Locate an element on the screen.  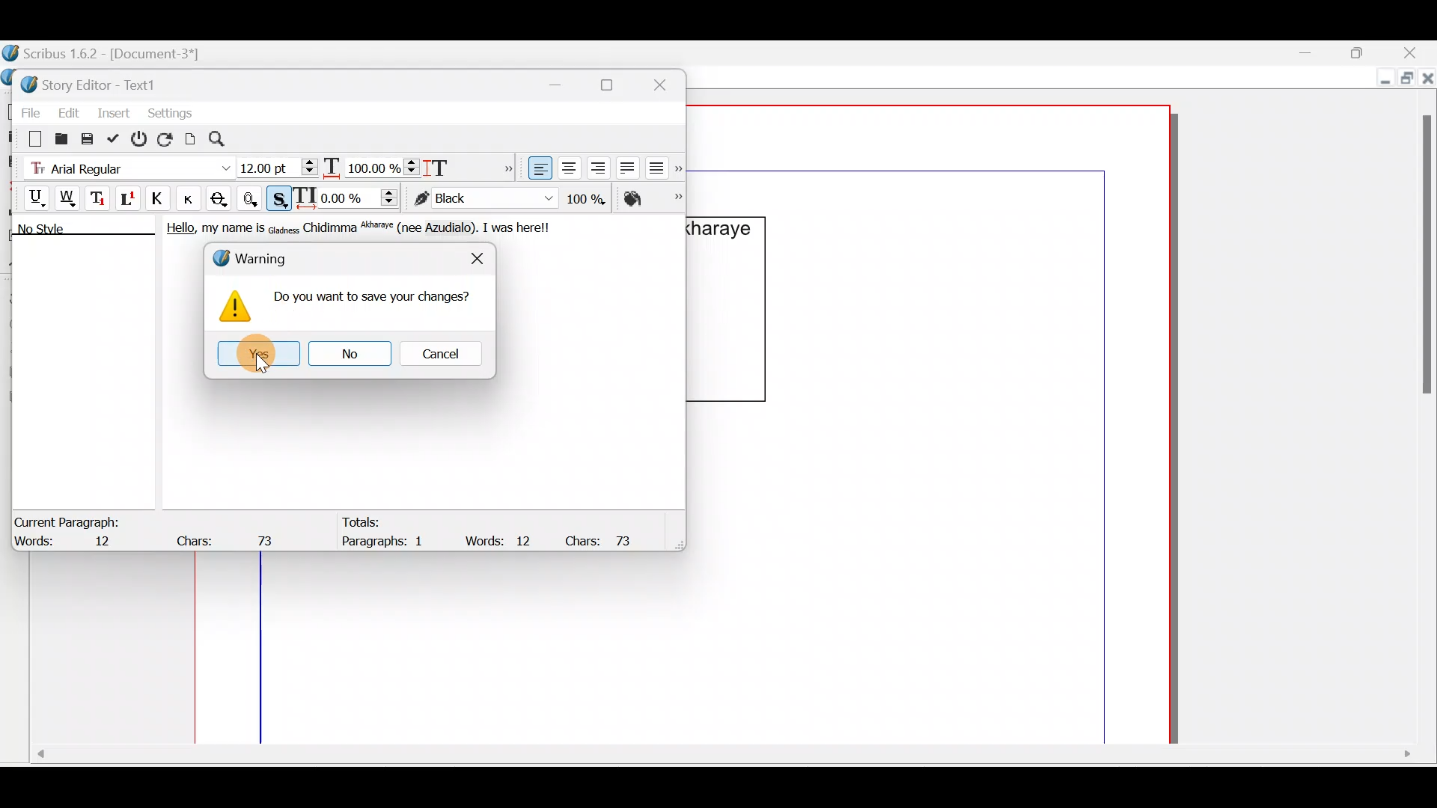
Maximize is located at coordinates (616, 85).